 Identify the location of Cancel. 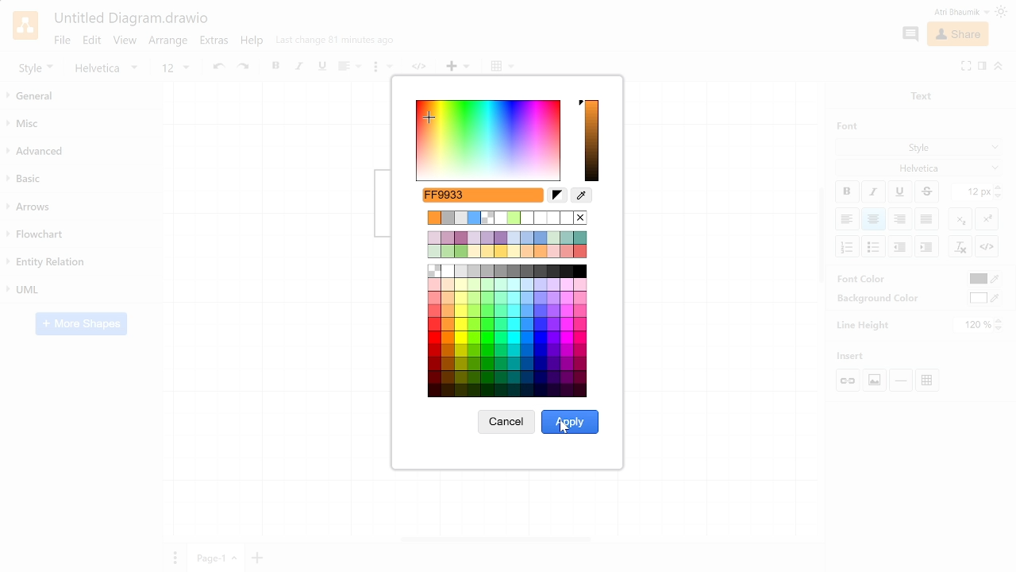
(506, 425).